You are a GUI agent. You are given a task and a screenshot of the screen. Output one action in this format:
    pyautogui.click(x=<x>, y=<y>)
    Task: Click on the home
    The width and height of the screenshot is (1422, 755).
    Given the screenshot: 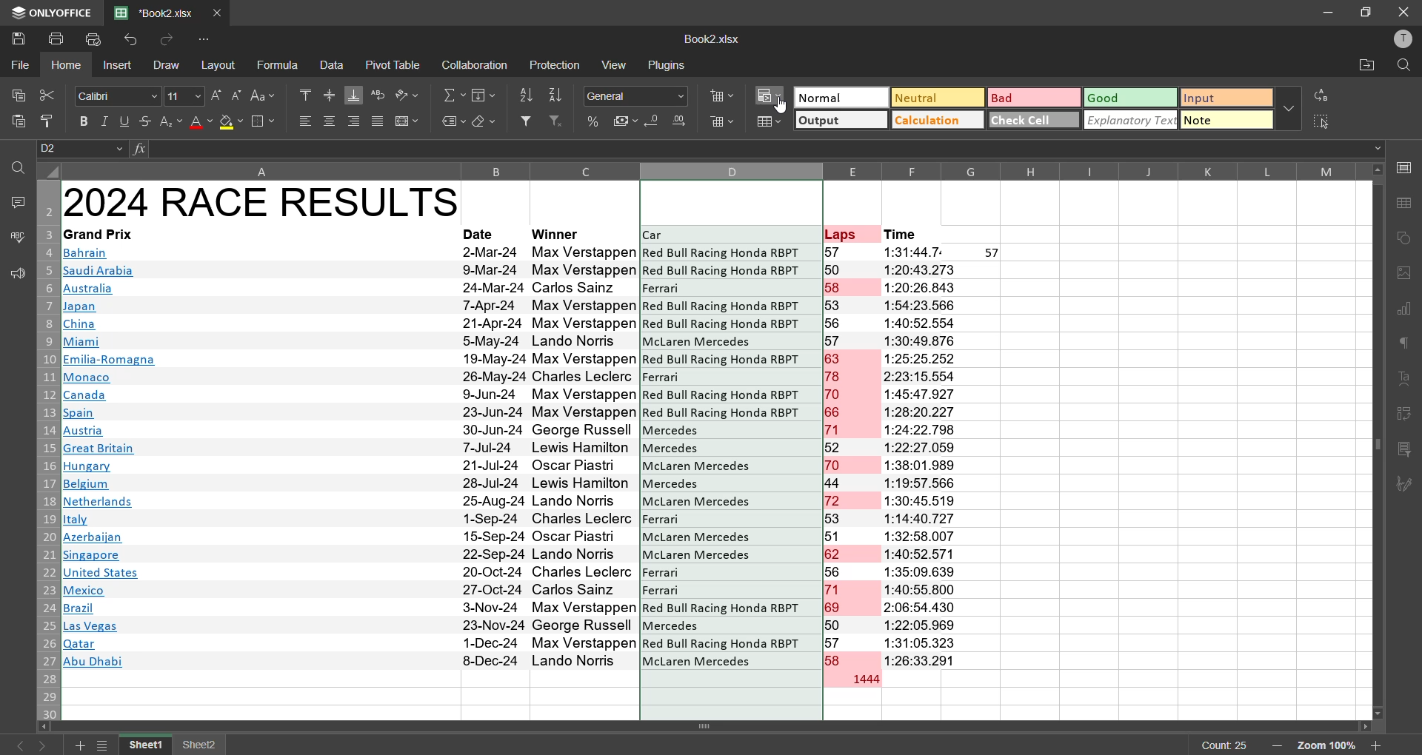 What is the action you would take?
    pyautogui.click(x=70, y=65)
    